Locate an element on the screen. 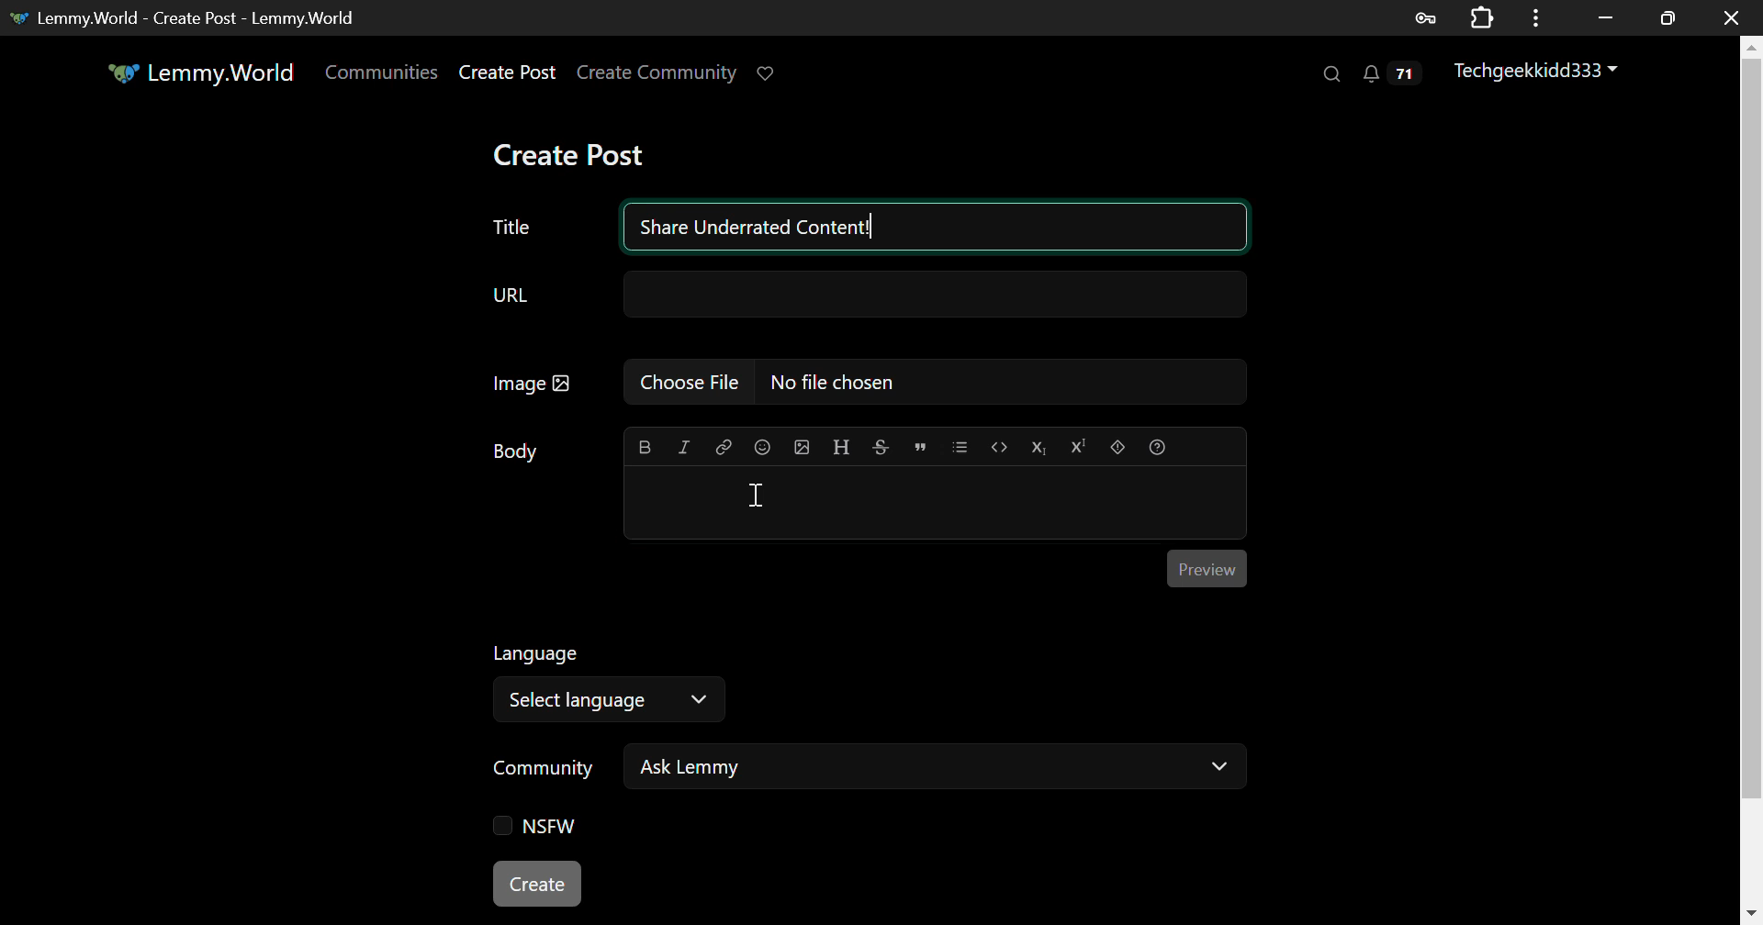 The height and width of the screenshot is (925, 1763). Post Body is located at coordinates (935, 500).